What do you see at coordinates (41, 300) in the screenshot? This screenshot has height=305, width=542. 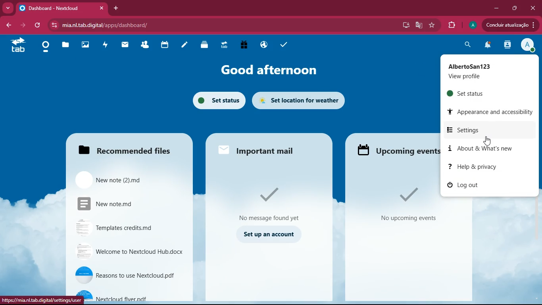 I see `https://mia.nl.tab.digital/settings/user` at bounding box center [41, 300].